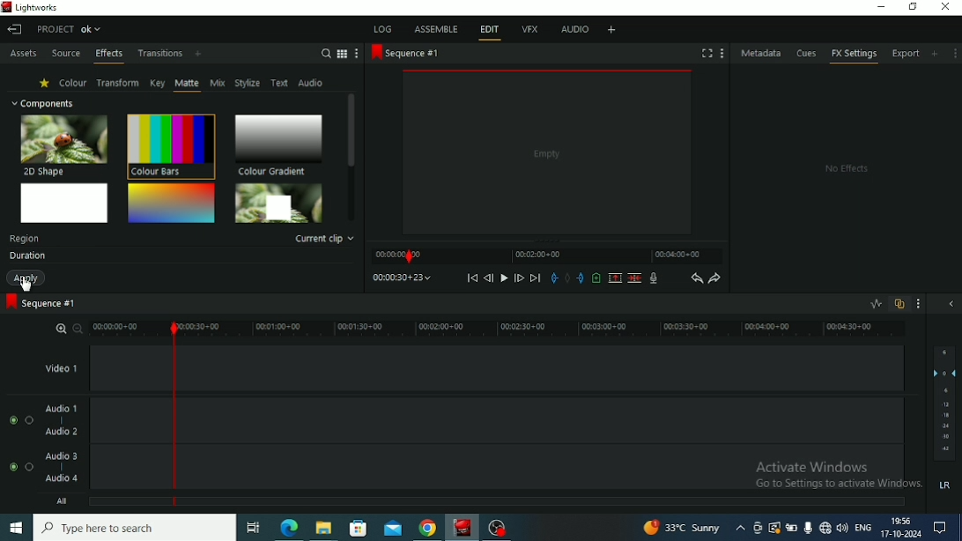  What do you see at coordinates (943, 421) in the screenshot?
I see `Audio Output level` at bounding box center [943, 421].